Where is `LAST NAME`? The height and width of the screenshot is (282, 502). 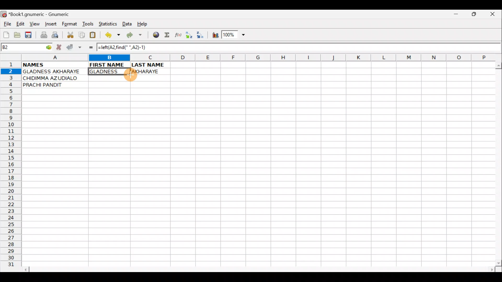
LAST NAME is located at coordinates (151, 65).